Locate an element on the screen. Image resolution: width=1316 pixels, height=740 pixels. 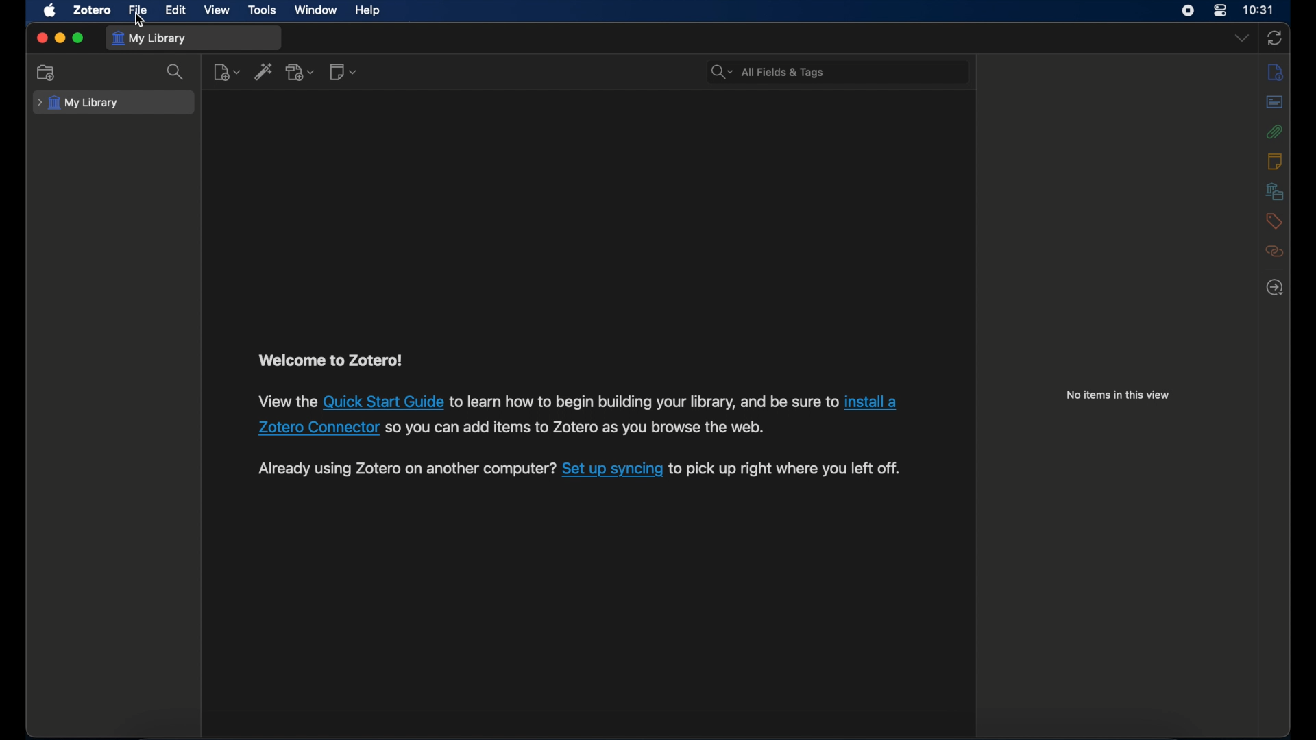
text is located at coordinates (644, 402).